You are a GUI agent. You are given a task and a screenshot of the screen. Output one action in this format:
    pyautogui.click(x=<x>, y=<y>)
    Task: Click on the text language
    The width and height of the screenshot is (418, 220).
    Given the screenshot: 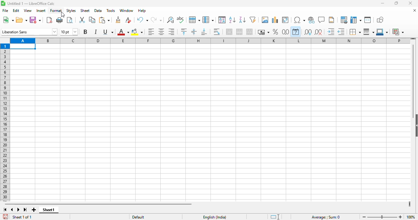 What is the action you would take?
    pyautogui.click(x=215, y=217)
    